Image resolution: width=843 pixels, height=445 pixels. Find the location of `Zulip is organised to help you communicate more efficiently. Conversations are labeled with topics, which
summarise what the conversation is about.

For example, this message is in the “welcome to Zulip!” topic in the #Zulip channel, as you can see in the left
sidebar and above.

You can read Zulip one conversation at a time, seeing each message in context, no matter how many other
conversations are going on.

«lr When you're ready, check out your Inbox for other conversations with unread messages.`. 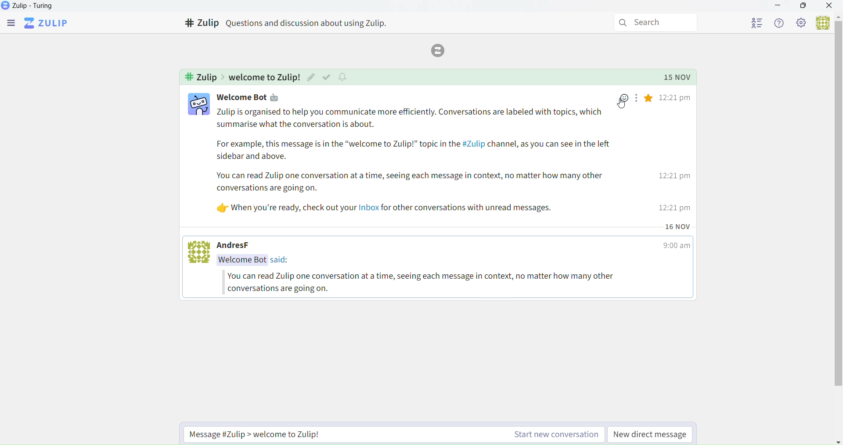

Zulip is organised to help you communicate more efficiently. Conversations are labeled with topics, which
summarise what the conversation is about.

For example, this message is in the “welcome to Zulip!” topic in the #Zulip channel, as you can see in the left
sidebar and above.

You can read Zulip one conversation at a time, seeing each message in context, no matter how many other
conversations are going on.

«lr When you're ready, check out your Inbox for other conversations with unread messages. is located at coordinates (411, 163).